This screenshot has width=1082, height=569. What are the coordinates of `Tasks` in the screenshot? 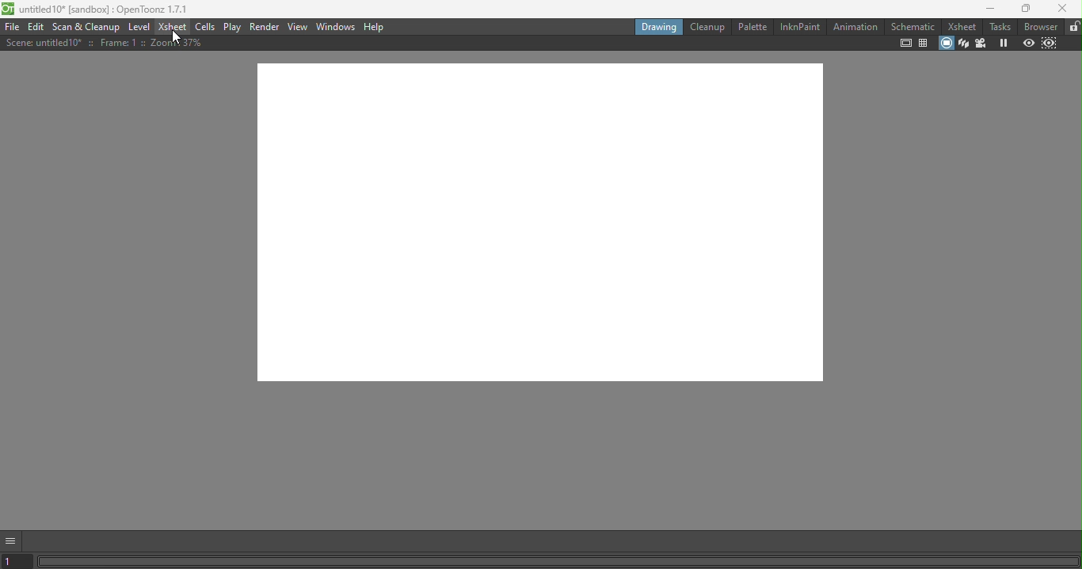 It's located at (1000, 27).